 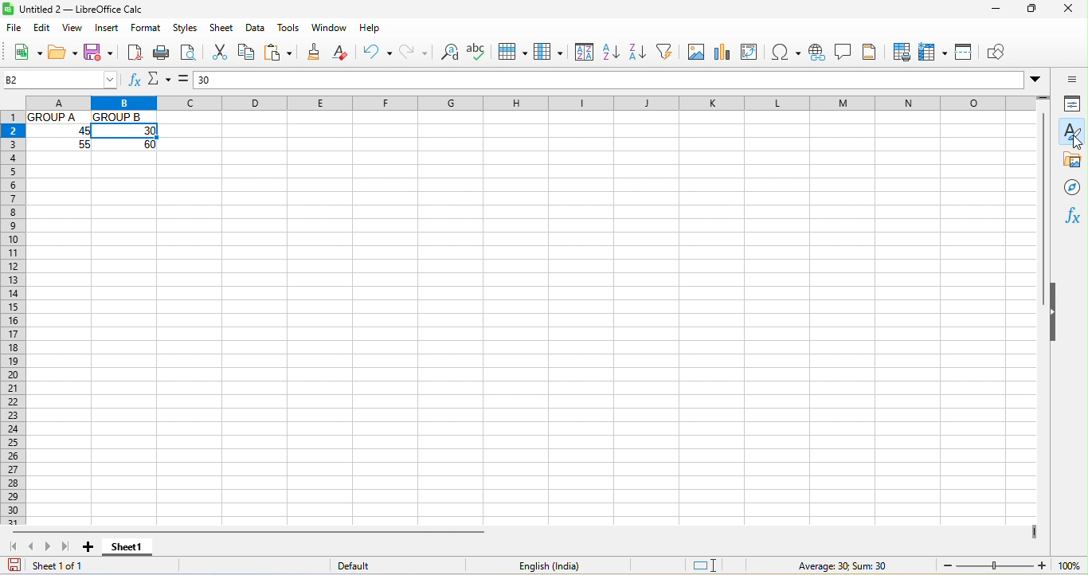 I want to click on Group B, so click(x=123, y=116).